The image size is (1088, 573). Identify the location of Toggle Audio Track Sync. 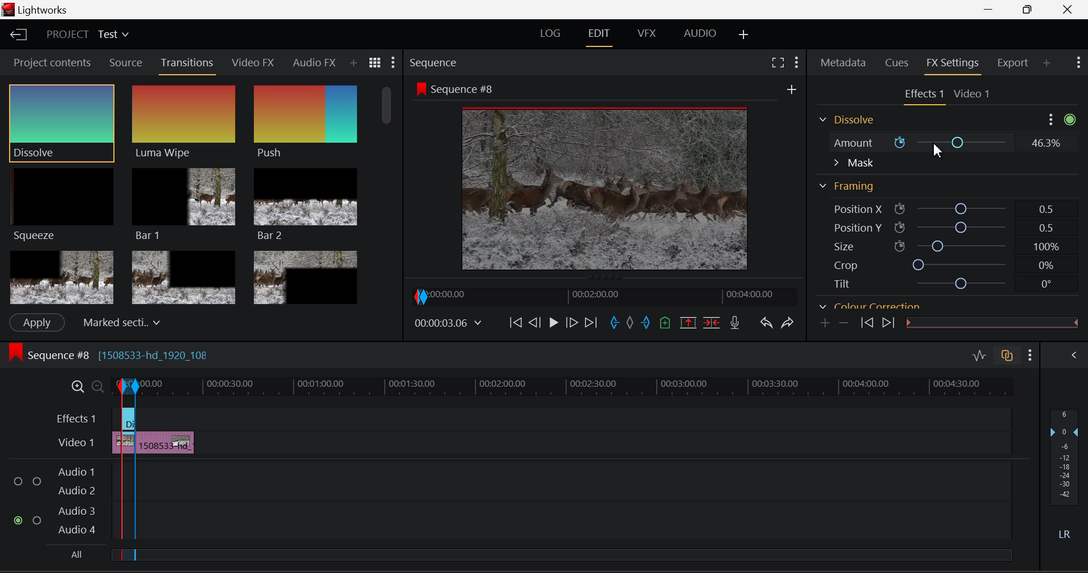
(1009, 357).